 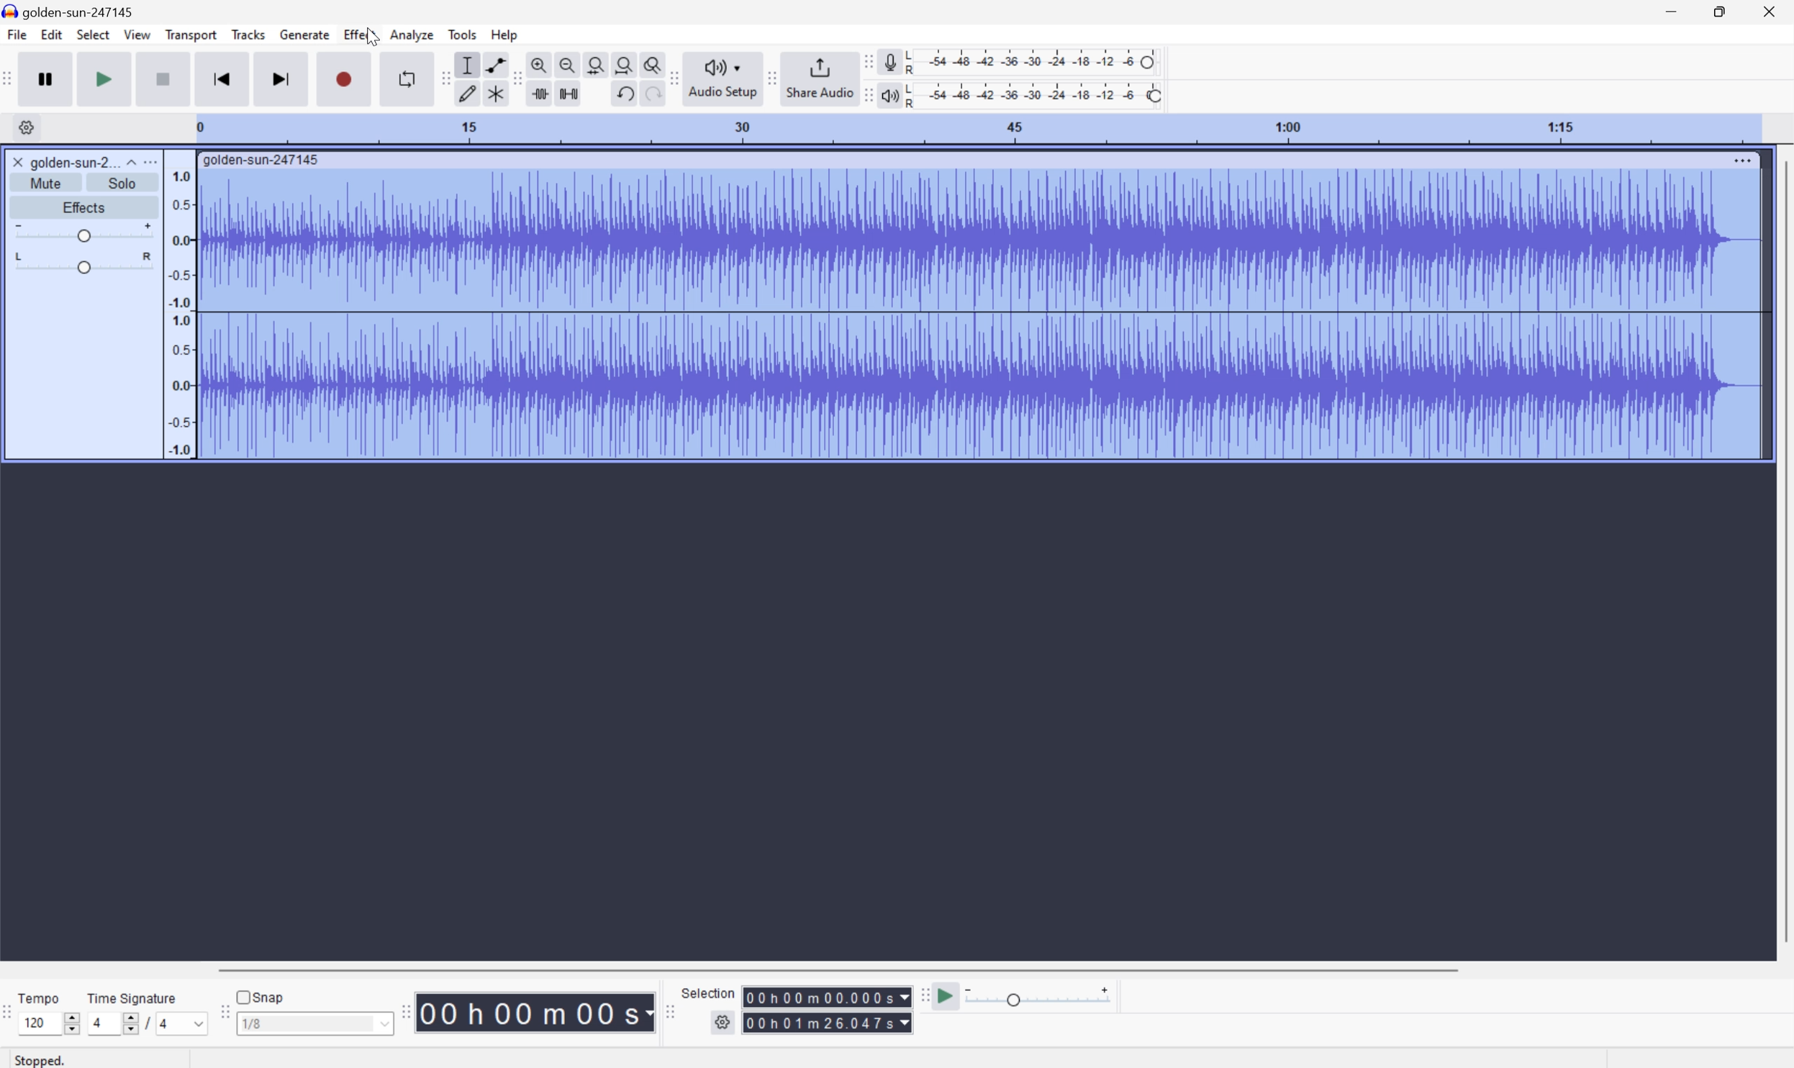 I want to click on Enable looping, so click(x=405, y=79).